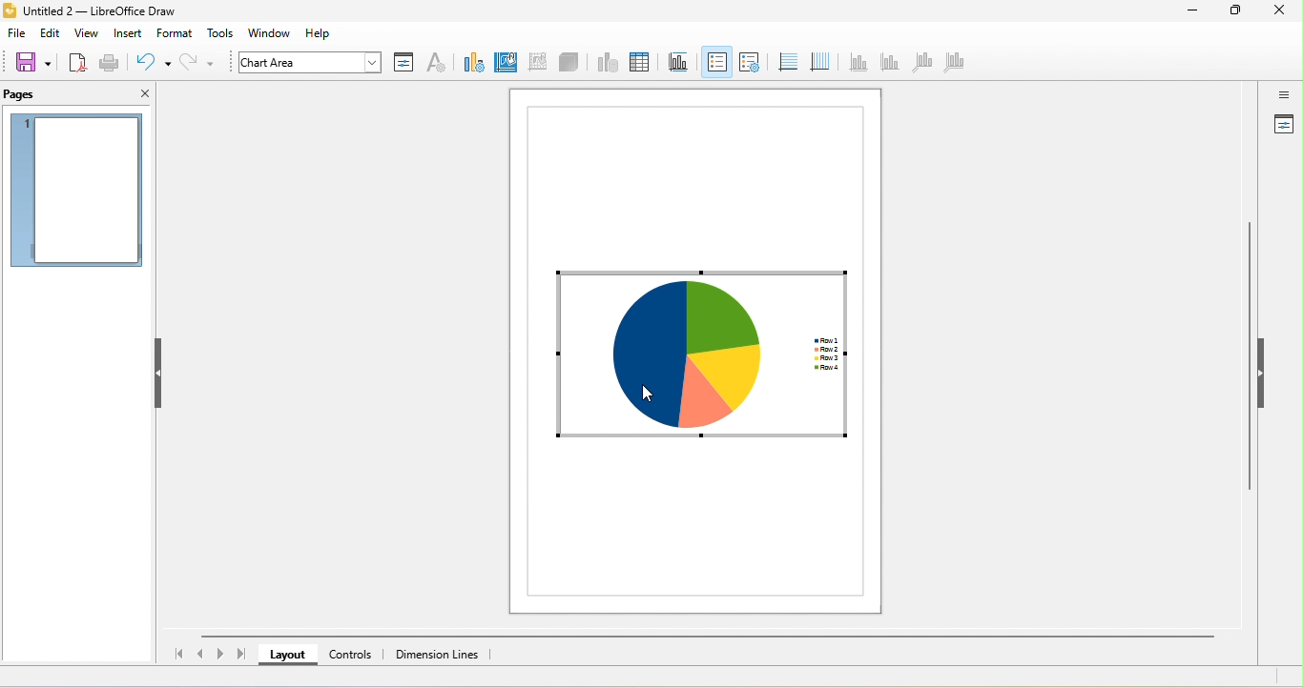 This screenshot has height=688, width=1303. Describe the element at coordinates (1191, 12) in the screenshot. I see `minimize` at that location.